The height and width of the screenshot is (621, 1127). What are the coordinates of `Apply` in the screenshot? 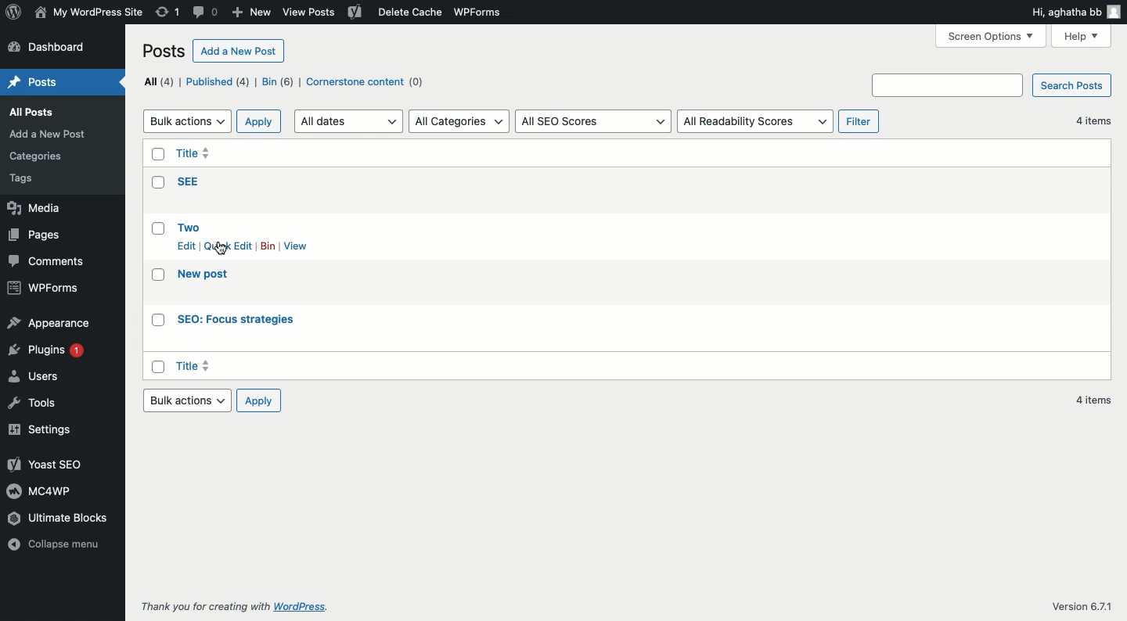 It's located at (257, 402).